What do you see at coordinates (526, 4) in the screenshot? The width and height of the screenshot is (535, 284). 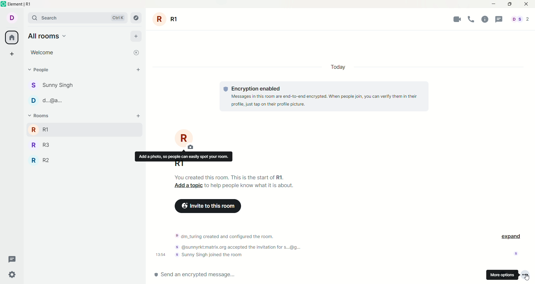 I see `close` at bounding box center [526, 4].